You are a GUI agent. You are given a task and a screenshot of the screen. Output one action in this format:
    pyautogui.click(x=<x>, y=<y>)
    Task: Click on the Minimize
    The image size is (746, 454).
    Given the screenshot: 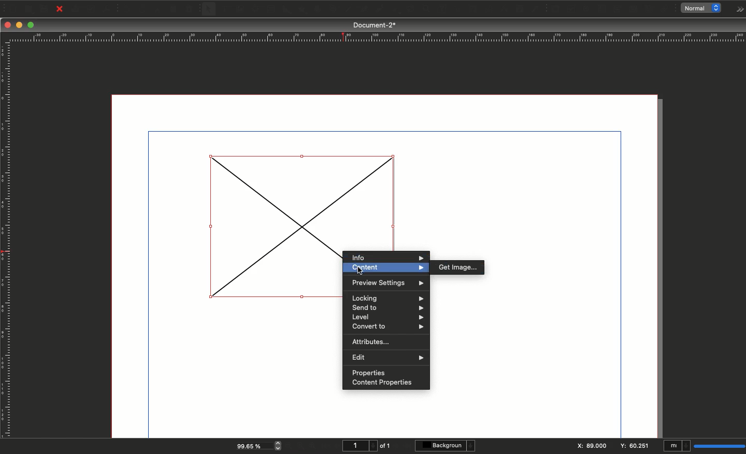 What is the action you would take?
    pyautogui.click(x=20, y=25)
    